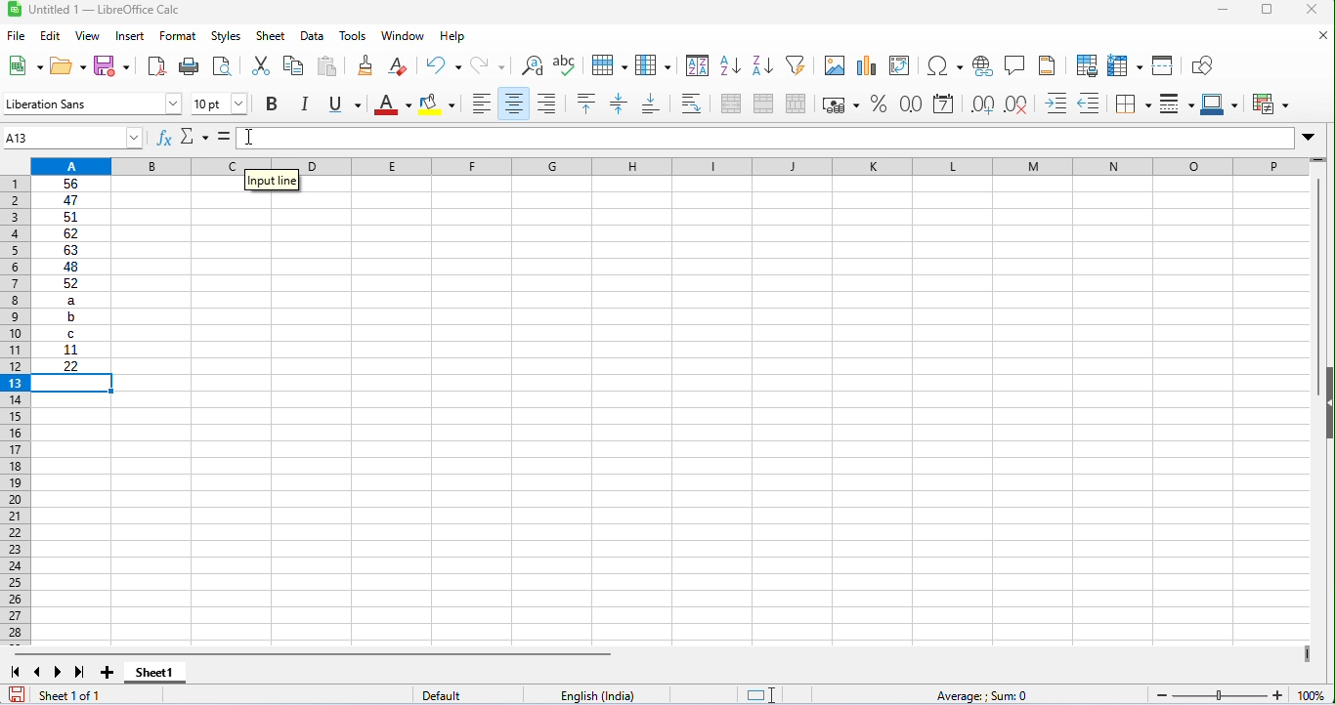 This screenshot has width=1335, height=705. Describe the element at coordinates (597, 695) in the screenshot. I see `English (India)` at that location.